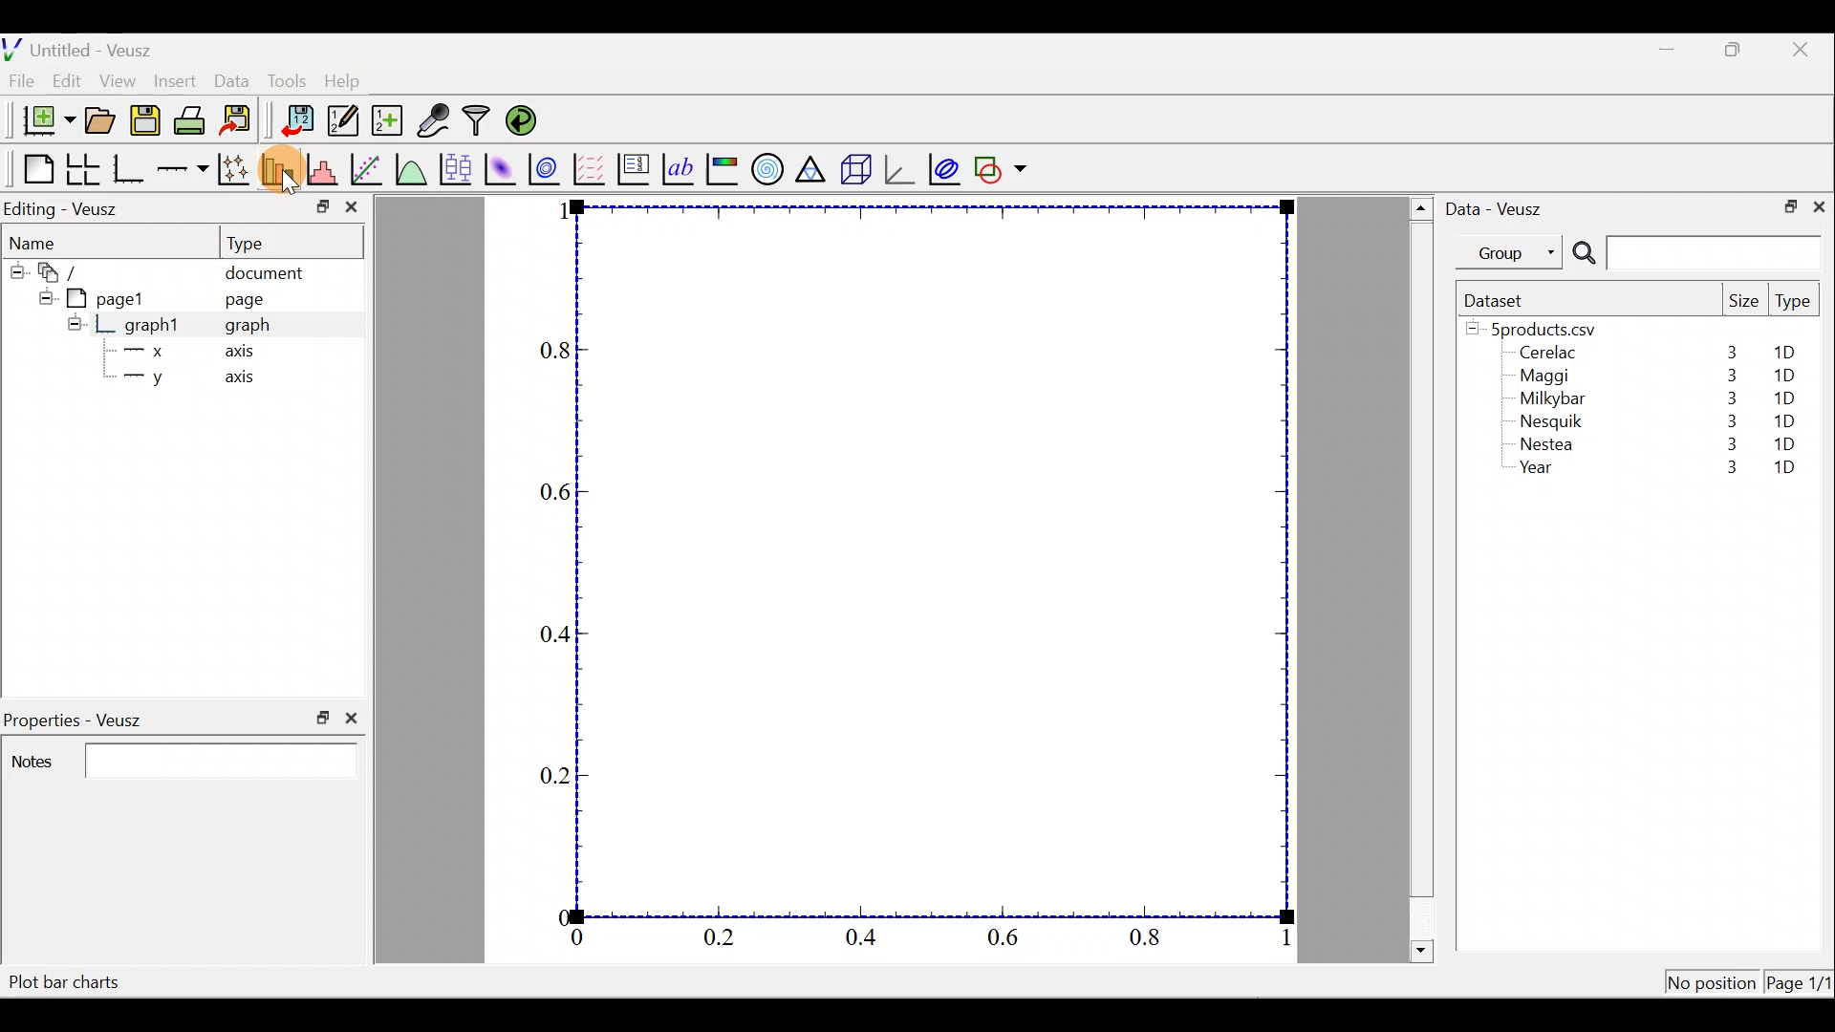 The image size is (1835, 1032). Describe the element at coordinates (899, 167) in the screenshot. I see `3d graph` at that location.